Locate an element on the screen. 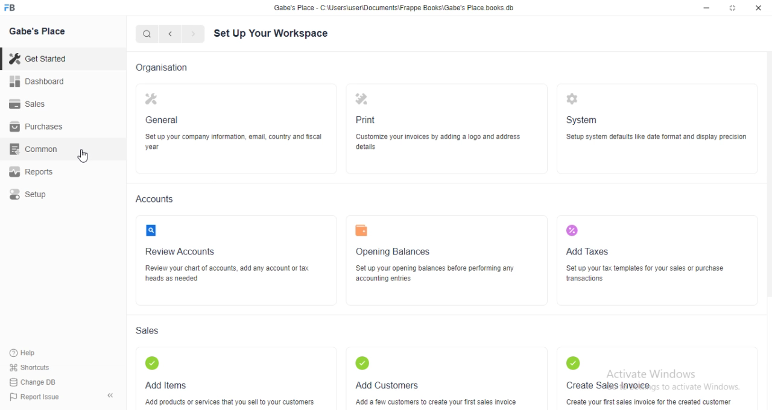  Search is located at coordinates (144, 34).